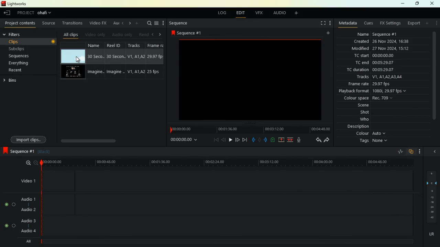  Describe the element at coordinates (433, 197) in the screenshot. I see `layers` at that location.